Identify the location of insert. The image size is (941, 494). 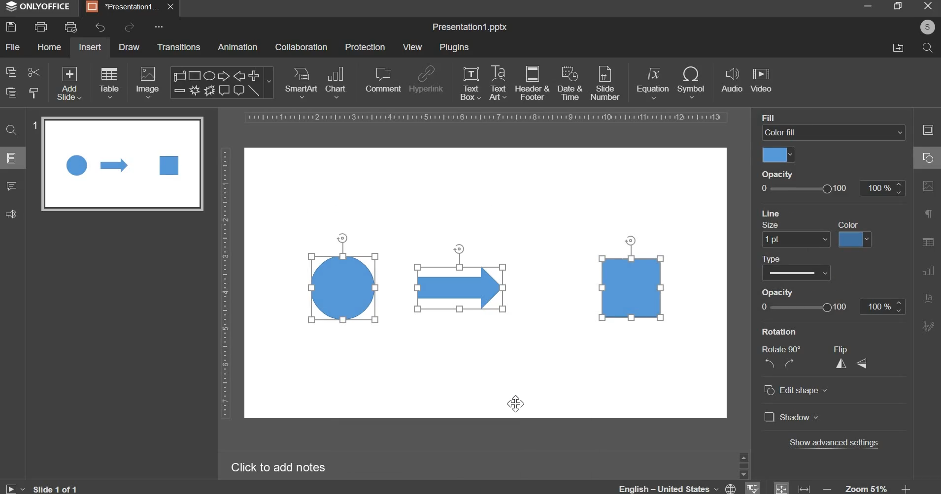
(90, 47).